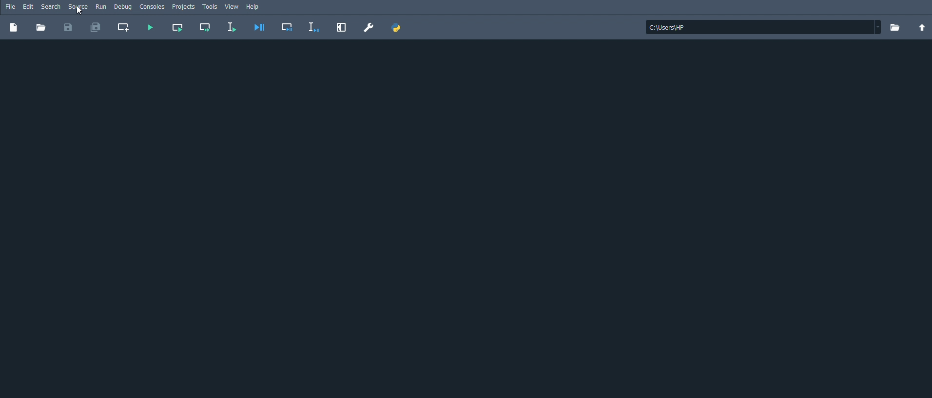  Describe the element at coordinates (178, 28) in the screenshot. I see `Run current cell` at that location.